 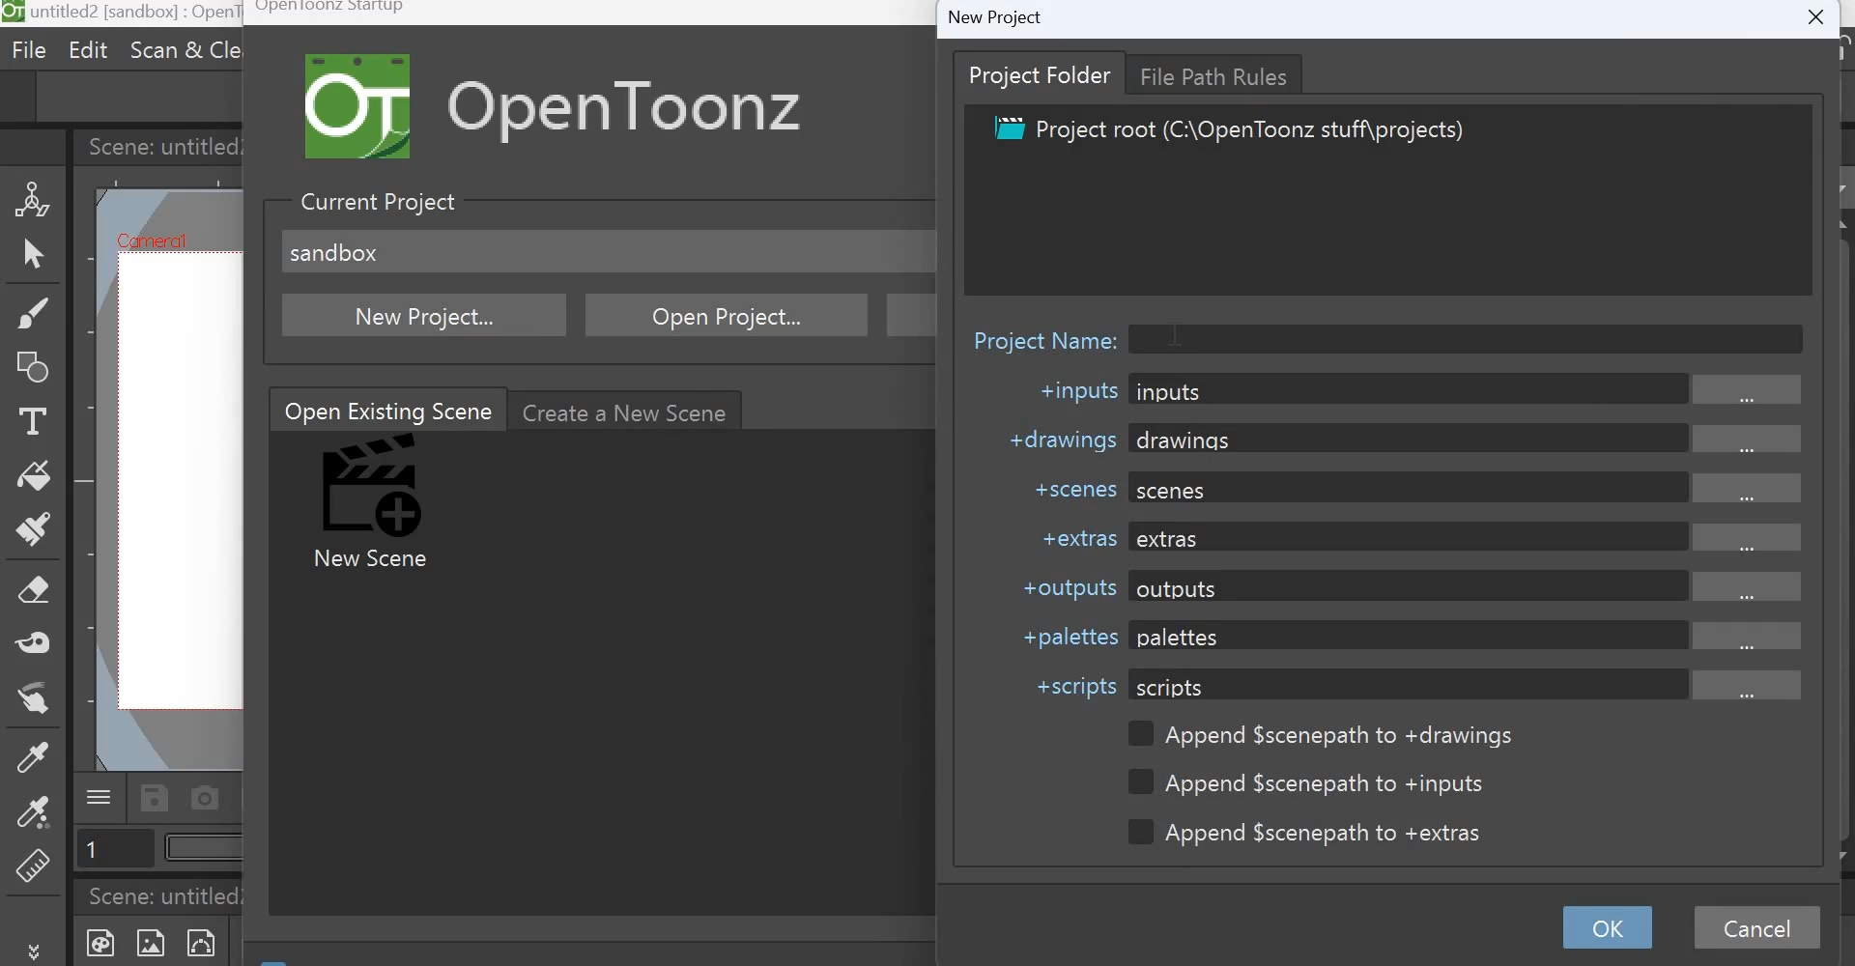 What do you see at coordinates (158, 145) in the screenshot?
I see `Scene: untitled2` at bounding box center [158, 145].